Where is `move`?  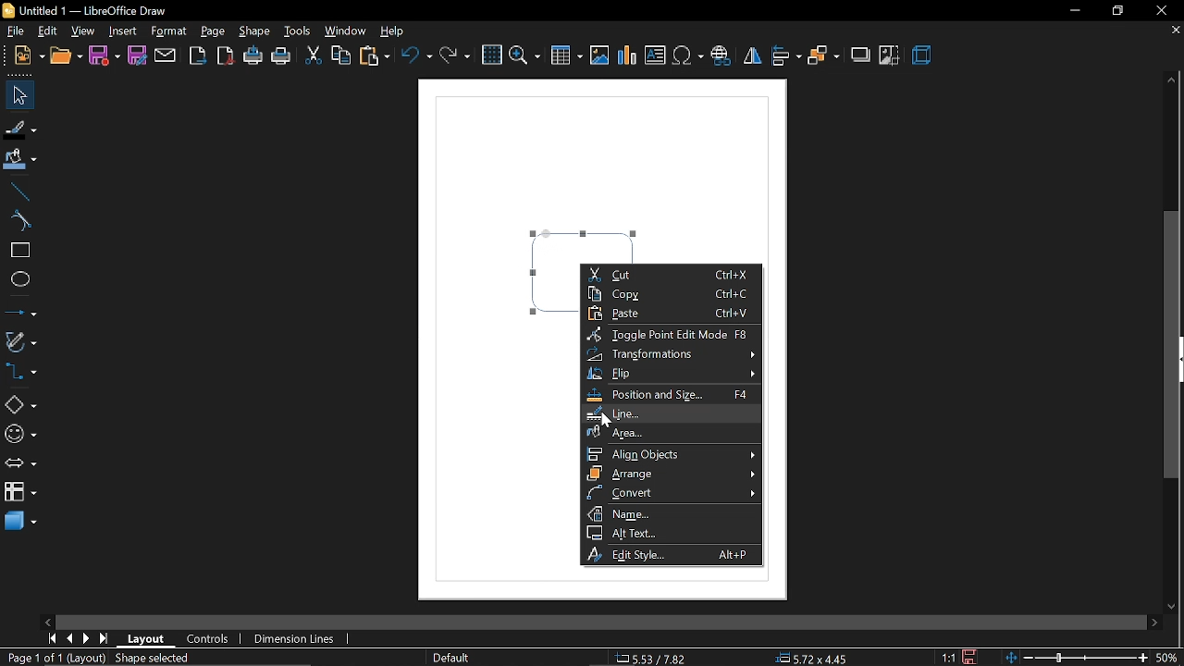
move is located at coordinates (18, 95).